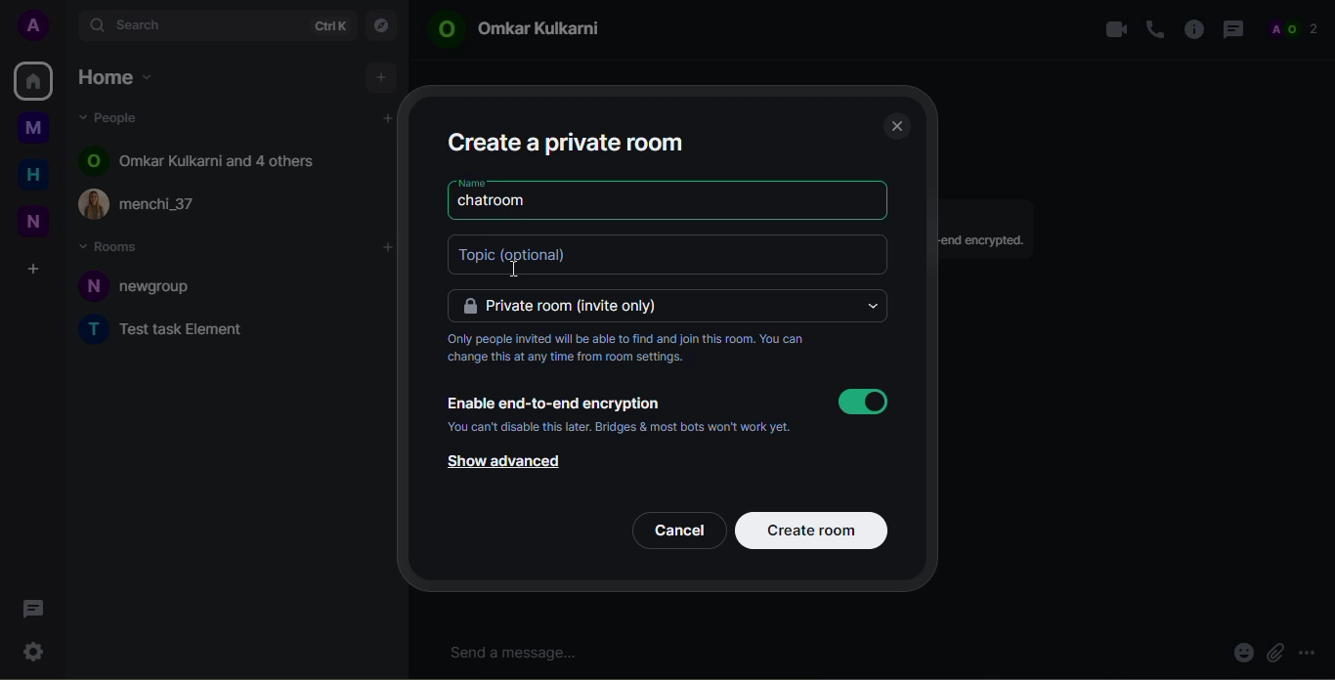  Describe the element at coordinates (1241, 655) in the screenshot. I see `emoji` at that location.